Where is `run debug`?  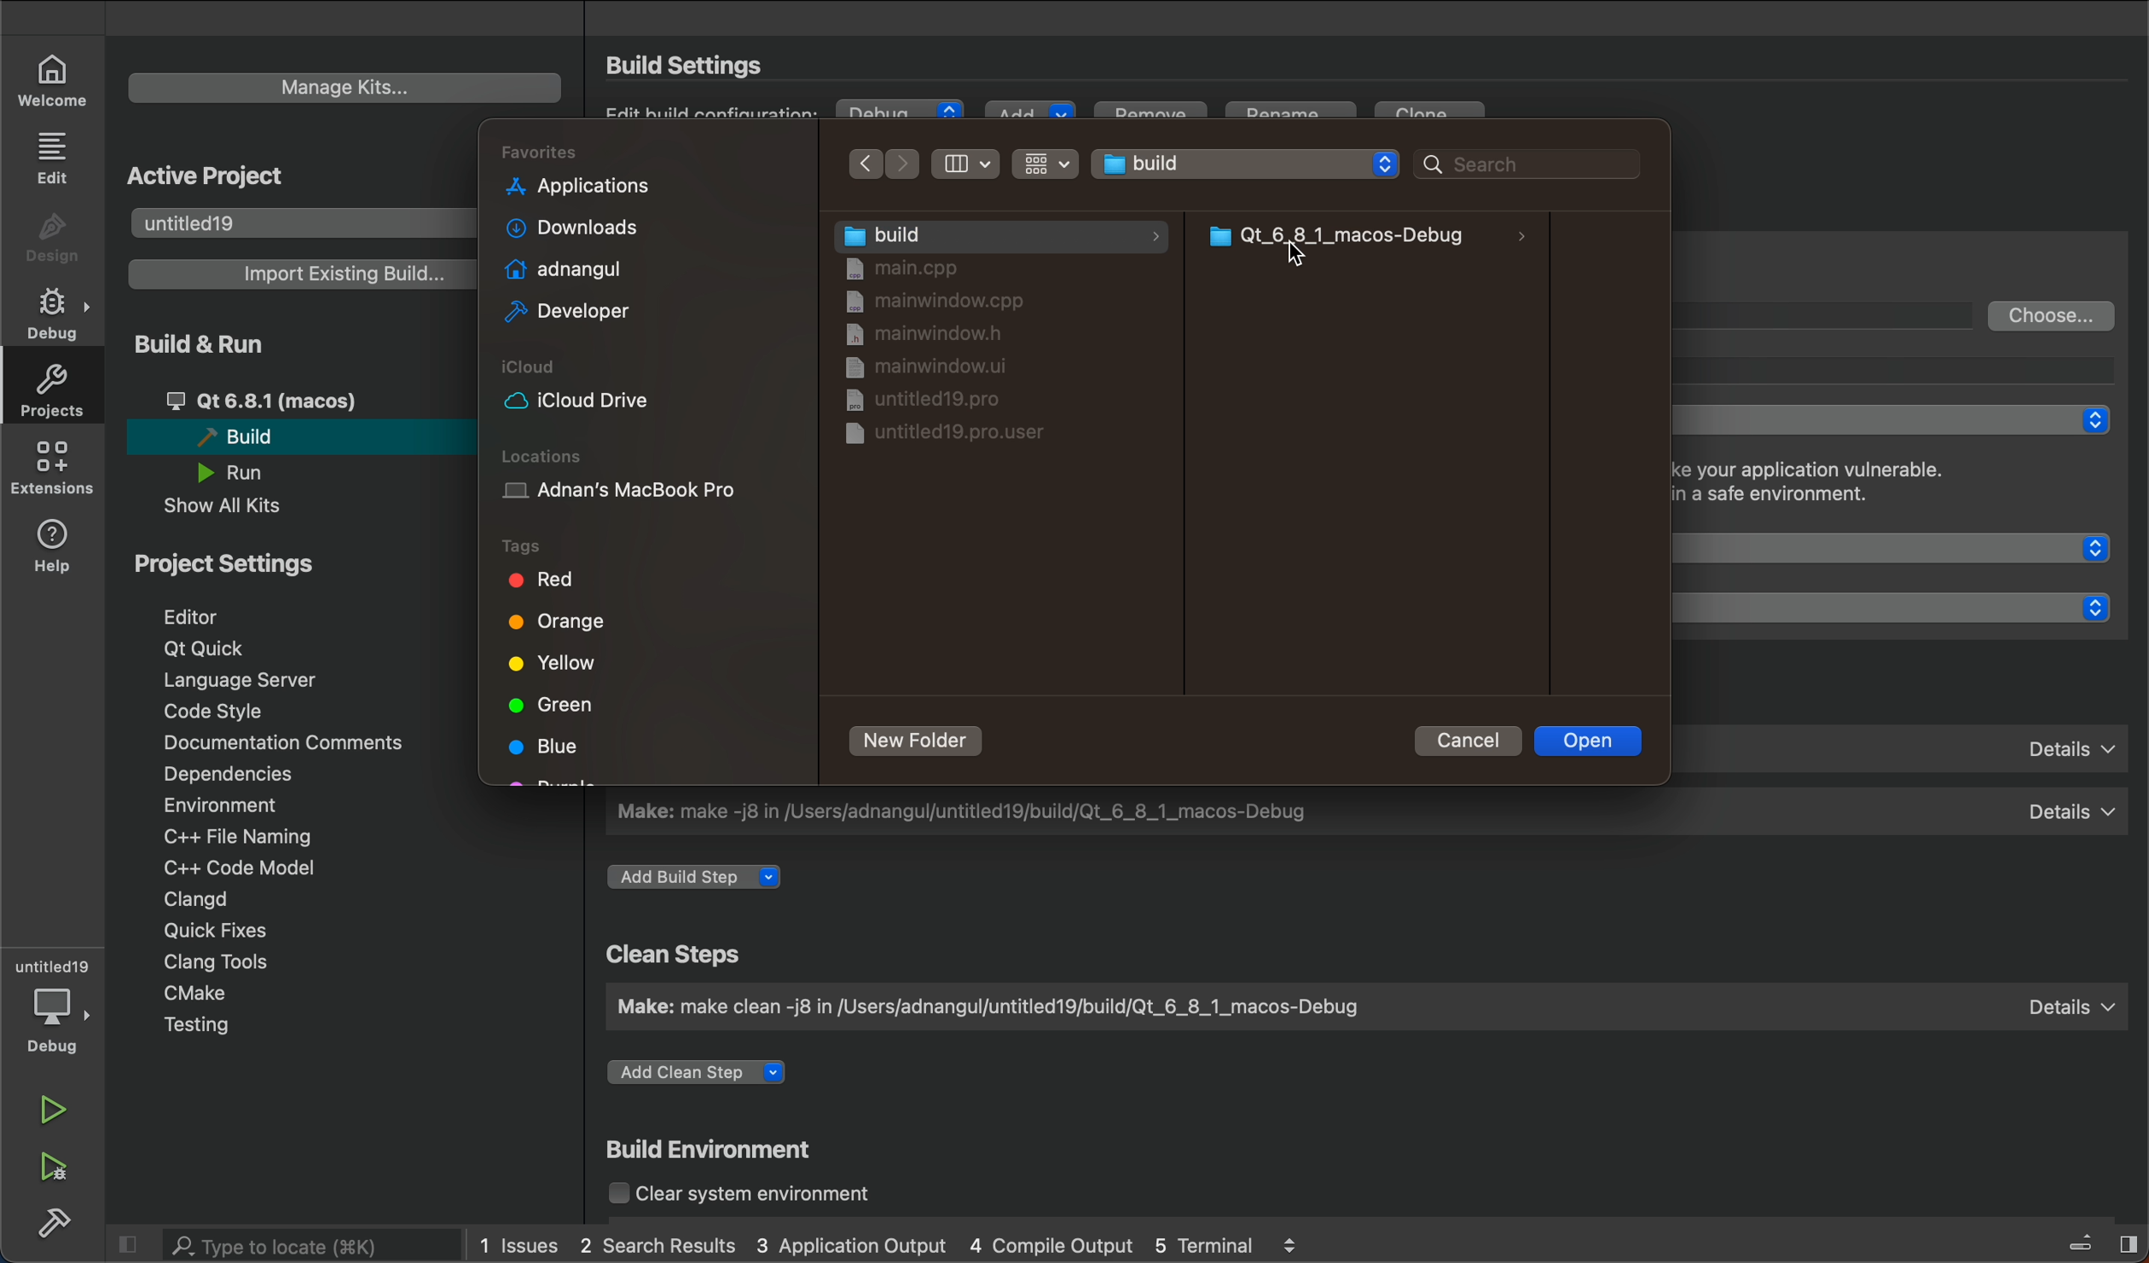 run debug is located at coordinates (55, 1164).